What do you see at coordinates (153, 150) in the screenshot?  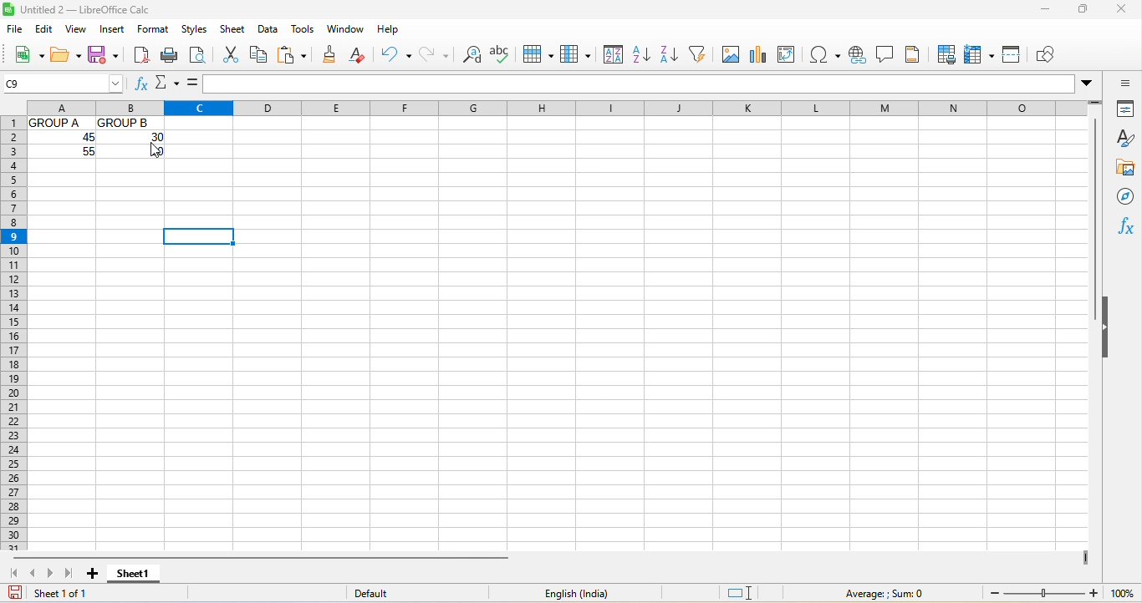 I see `cursor` at bounding box center [153, 150].